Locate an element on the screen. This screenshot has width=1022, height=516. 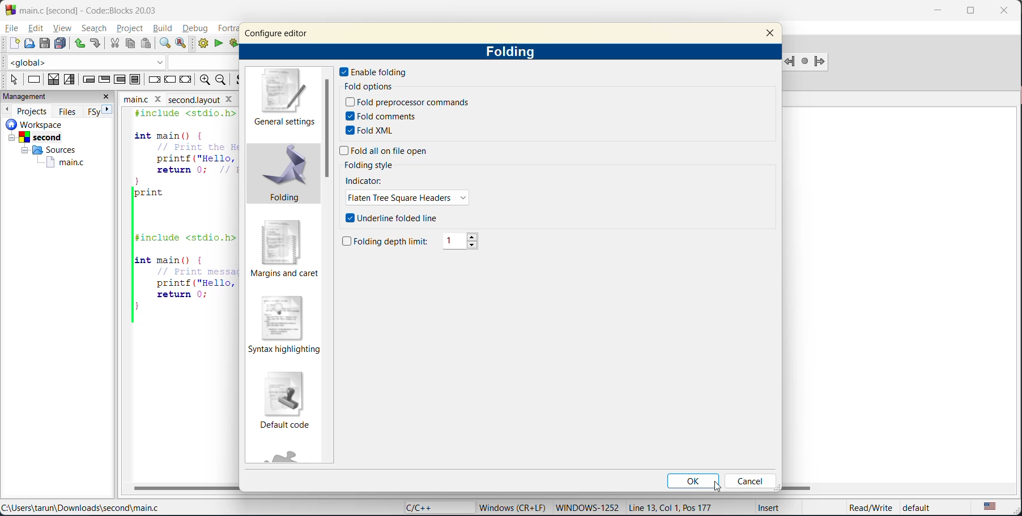
Line 13, Col 1, Pos 177 is located at coordinates (676, 506).